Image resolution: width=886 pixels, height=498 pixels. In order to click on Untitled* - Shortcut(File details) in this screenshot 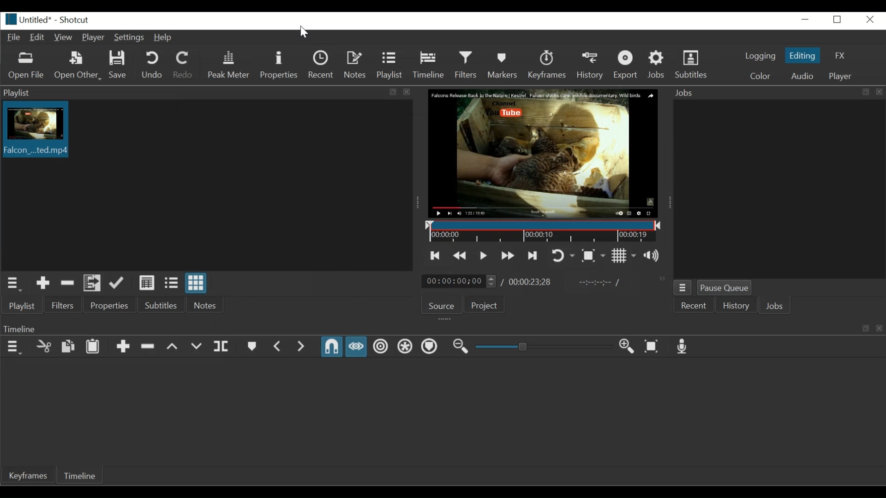, I will do `click(54, 20)`.